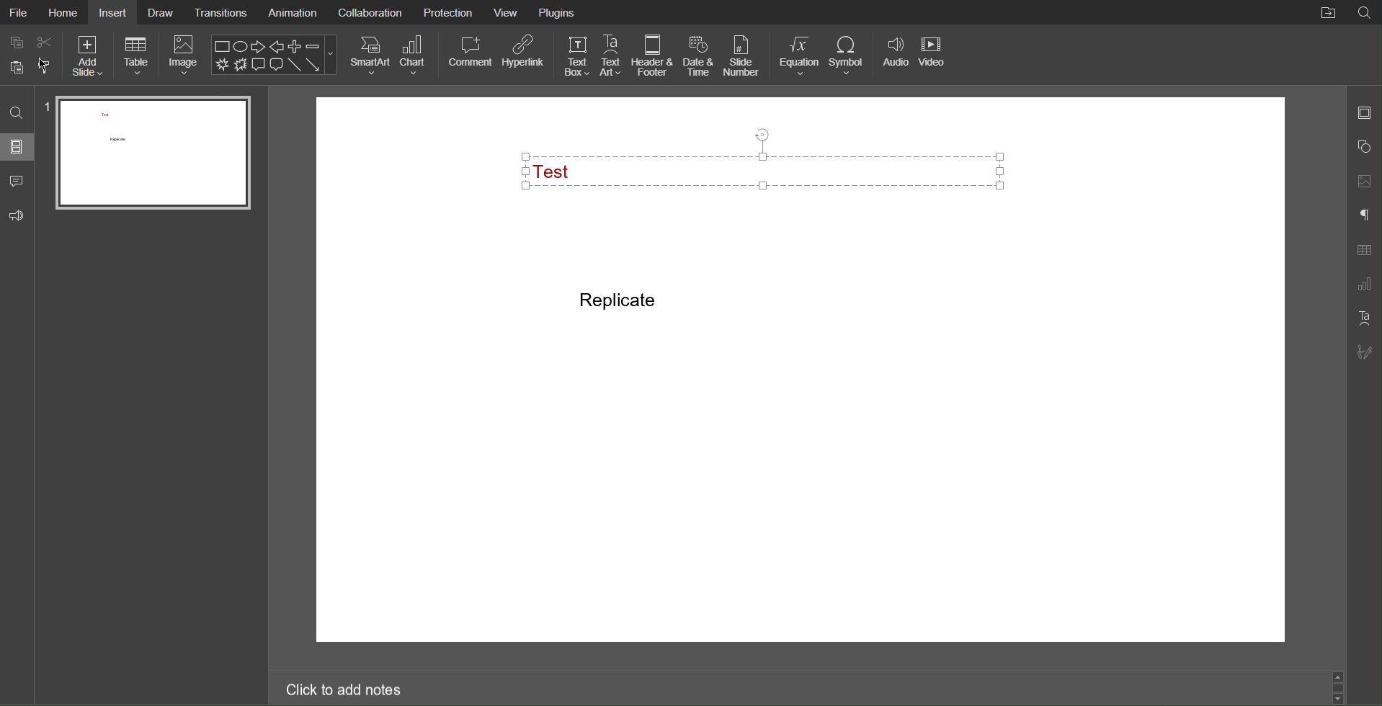 Image resolution: width=1382 pixels, height=706 pixels. Describe the element at coordinates (19, 217) in the screenshot. I see `Feedback` at that location.